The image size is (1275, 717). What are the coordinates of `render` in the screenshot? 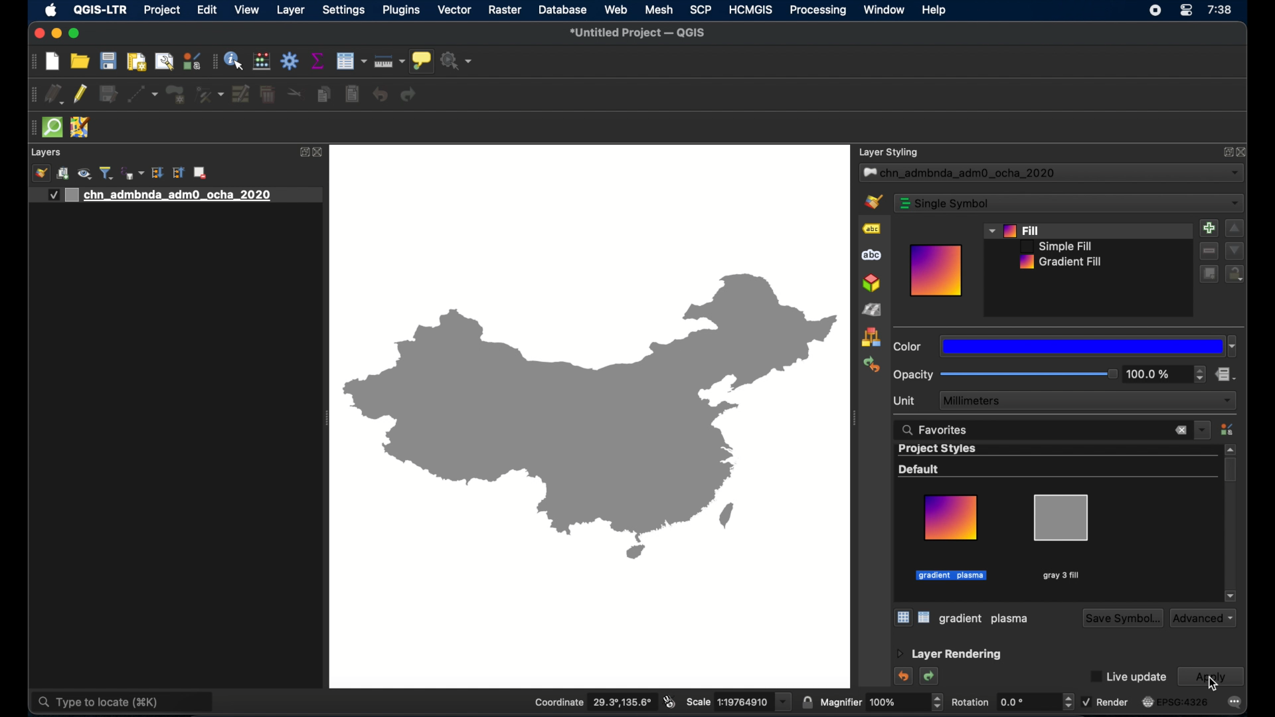 It's located at (1106, 702).